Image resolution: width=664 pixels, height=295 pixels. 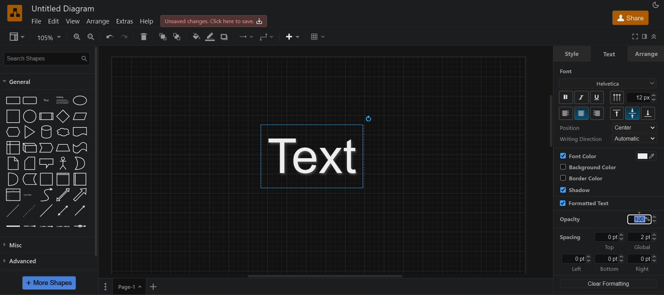 I want to click on horizontal scroll bar, so click(x=319, y=276).